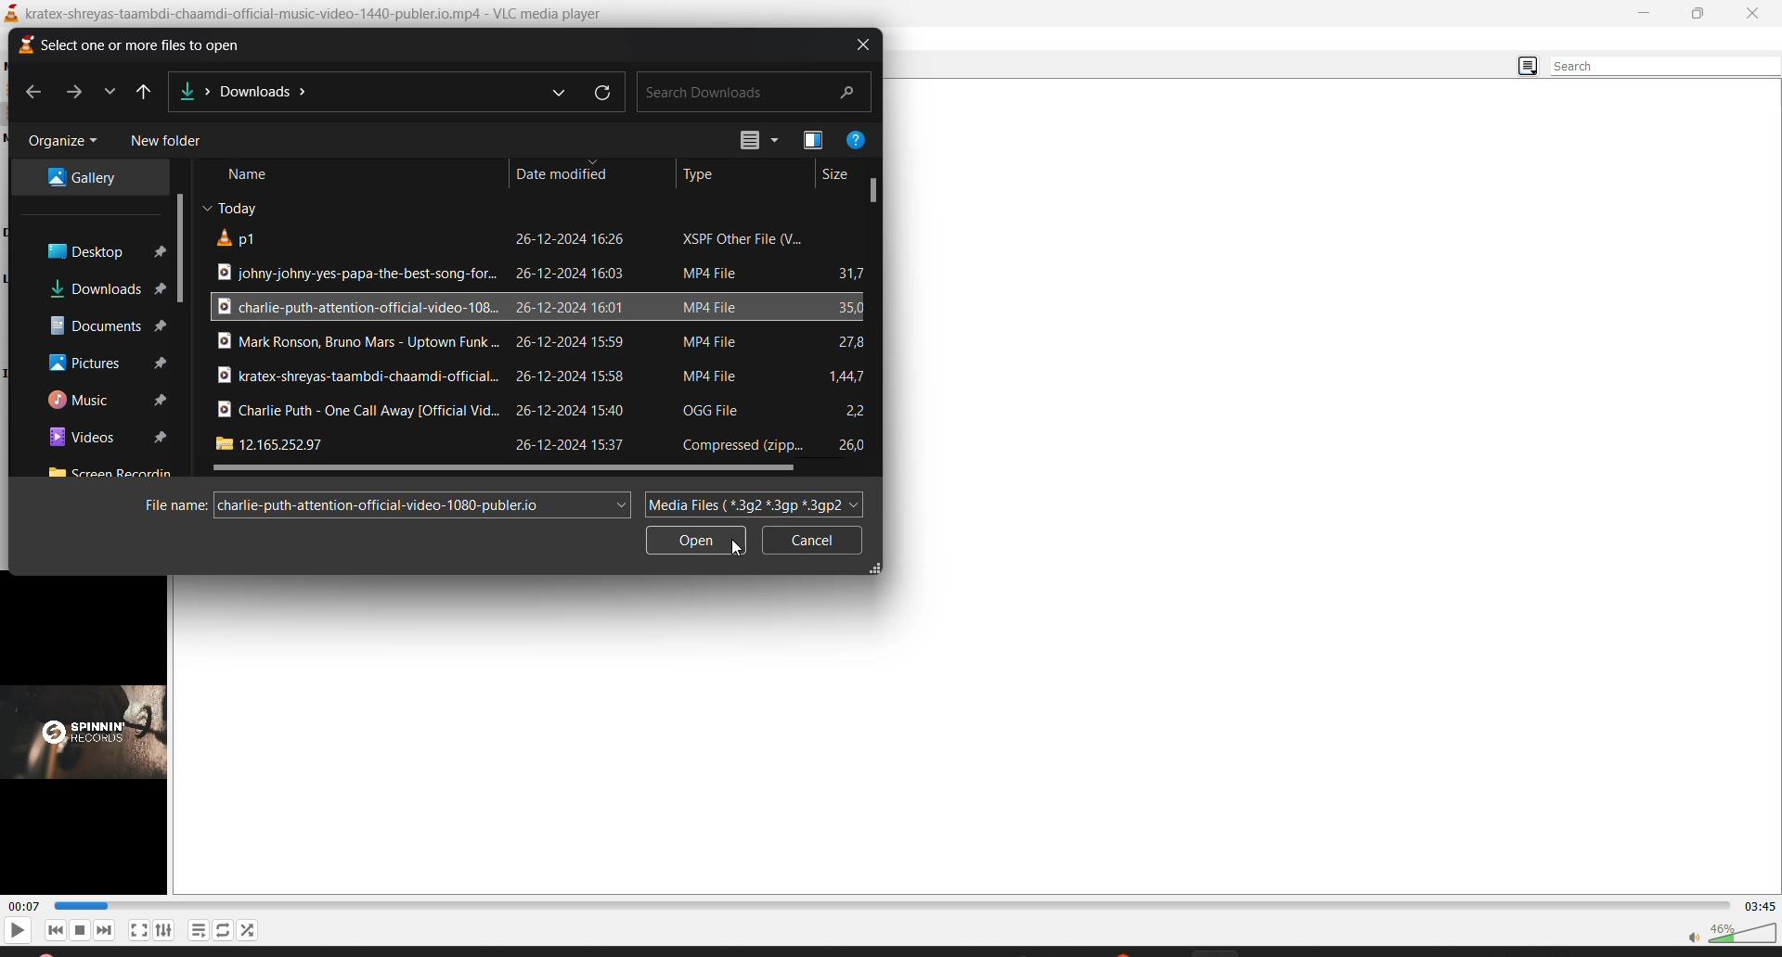  What do you see at coordinates (355, 376) in the screenshot?
I see `file title` at bounding box center [355, 376].